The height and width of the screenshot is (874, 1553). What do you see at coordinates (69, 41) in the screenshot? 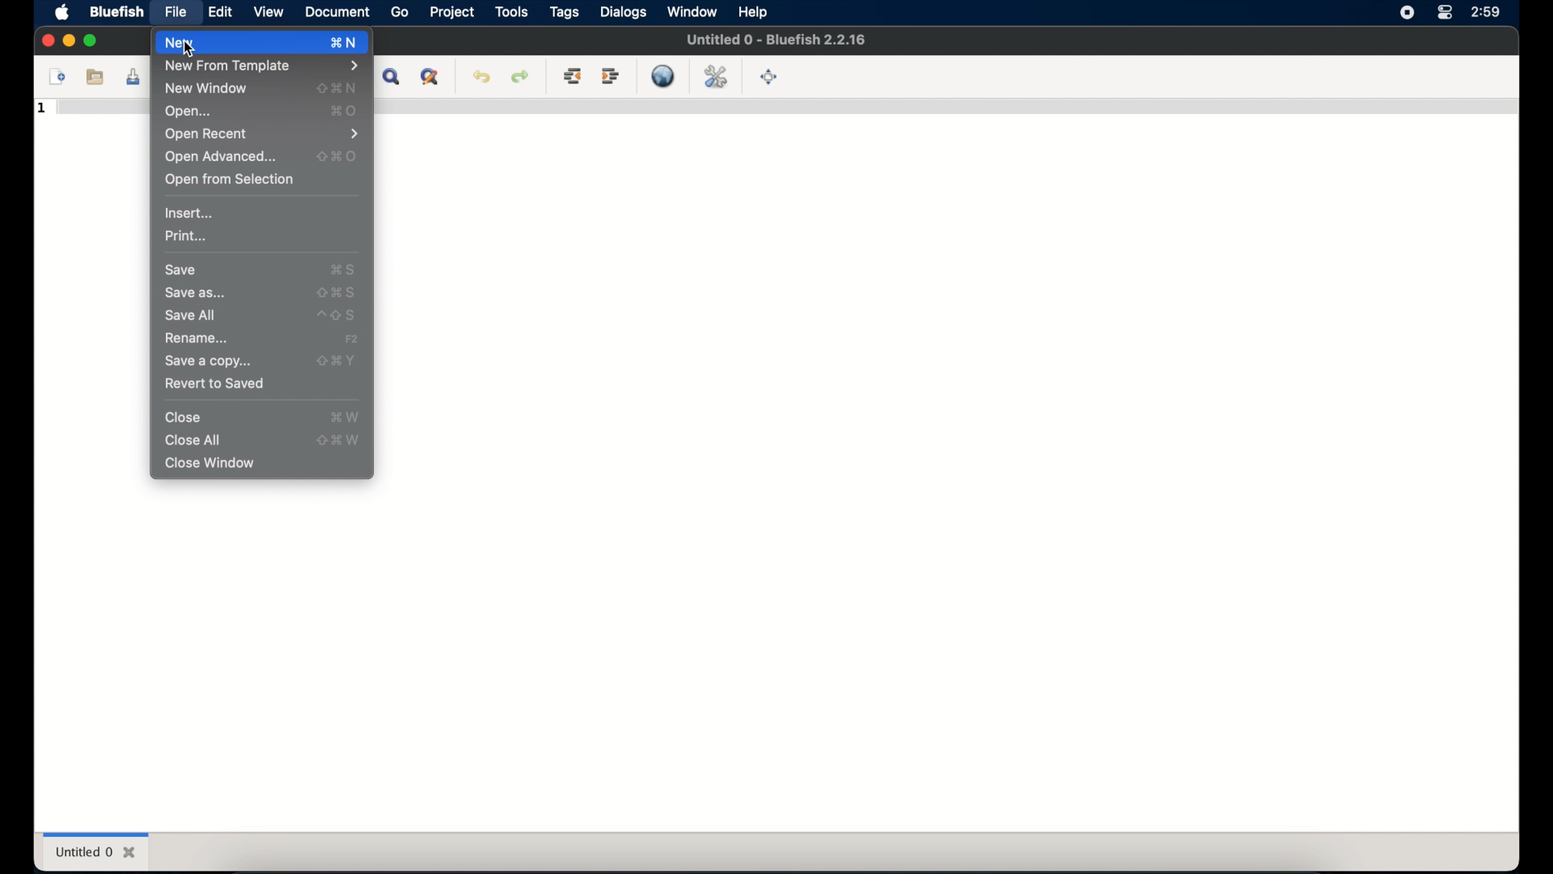
I see `minimize` at bounding box center [69, 41].